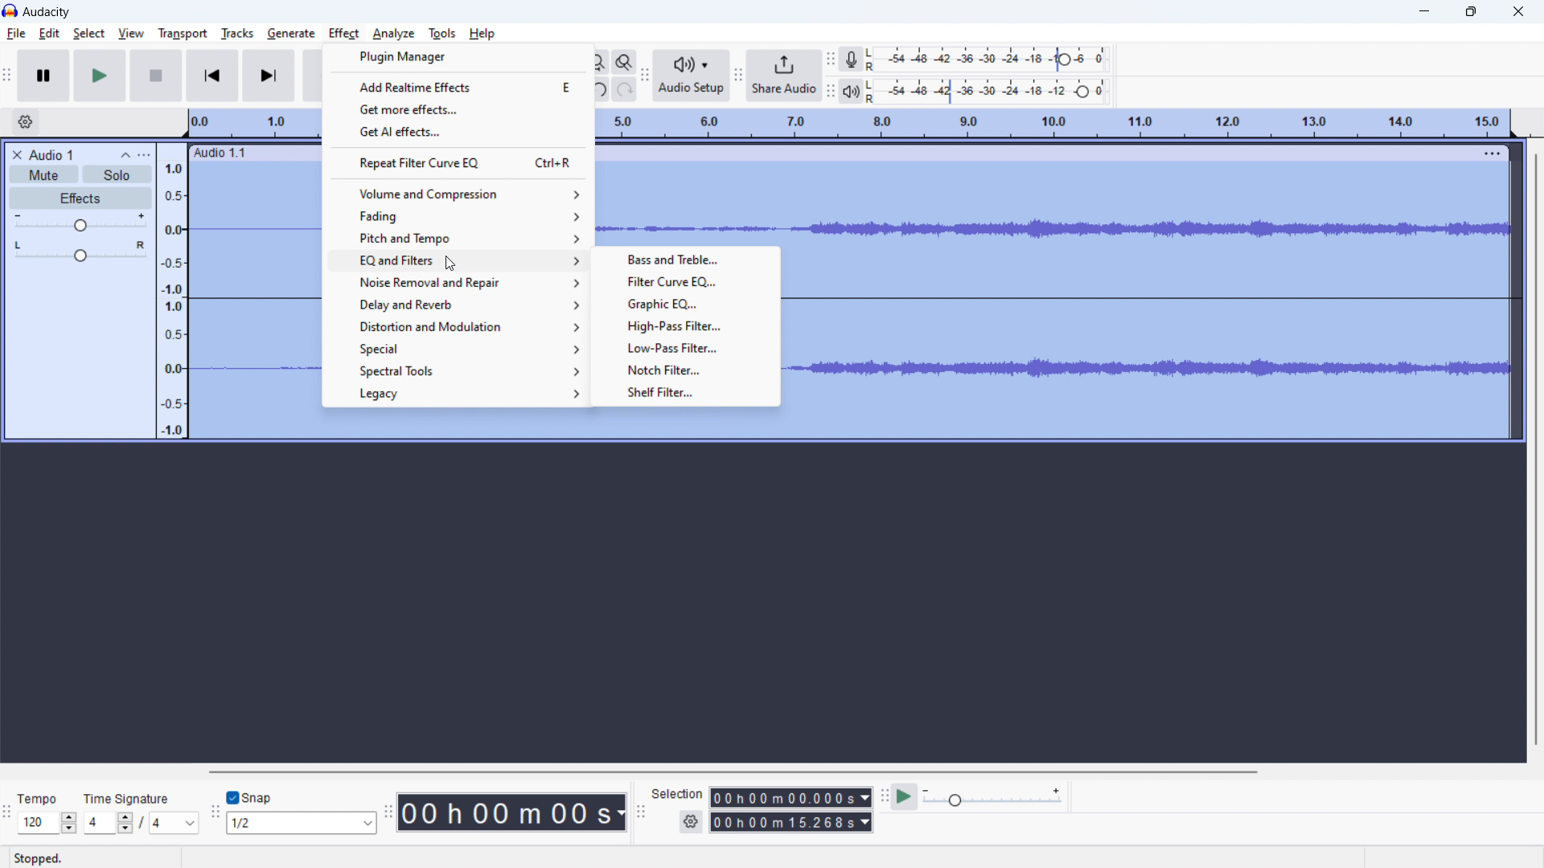 The image size is (1544, 868). What do you see at coordinates (183, 31) in the screenshot?
I see `transport` at bounding box center [183, 31].